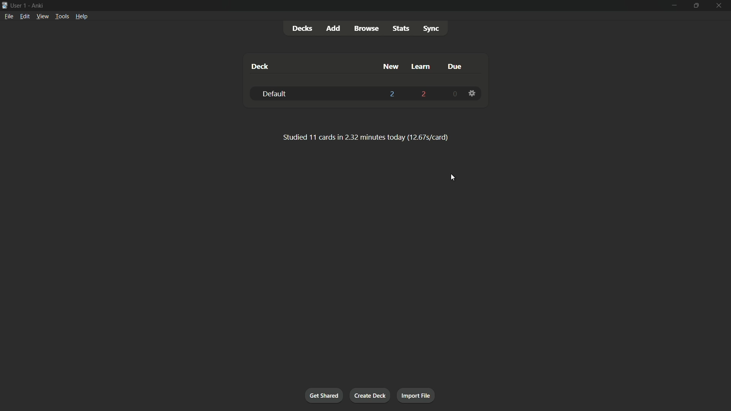 The height and width of the screenshot is (411, 731). What do you see at coordinates (454, 94) in the screenshot?
I see `0` at bounding box center [454, 94].